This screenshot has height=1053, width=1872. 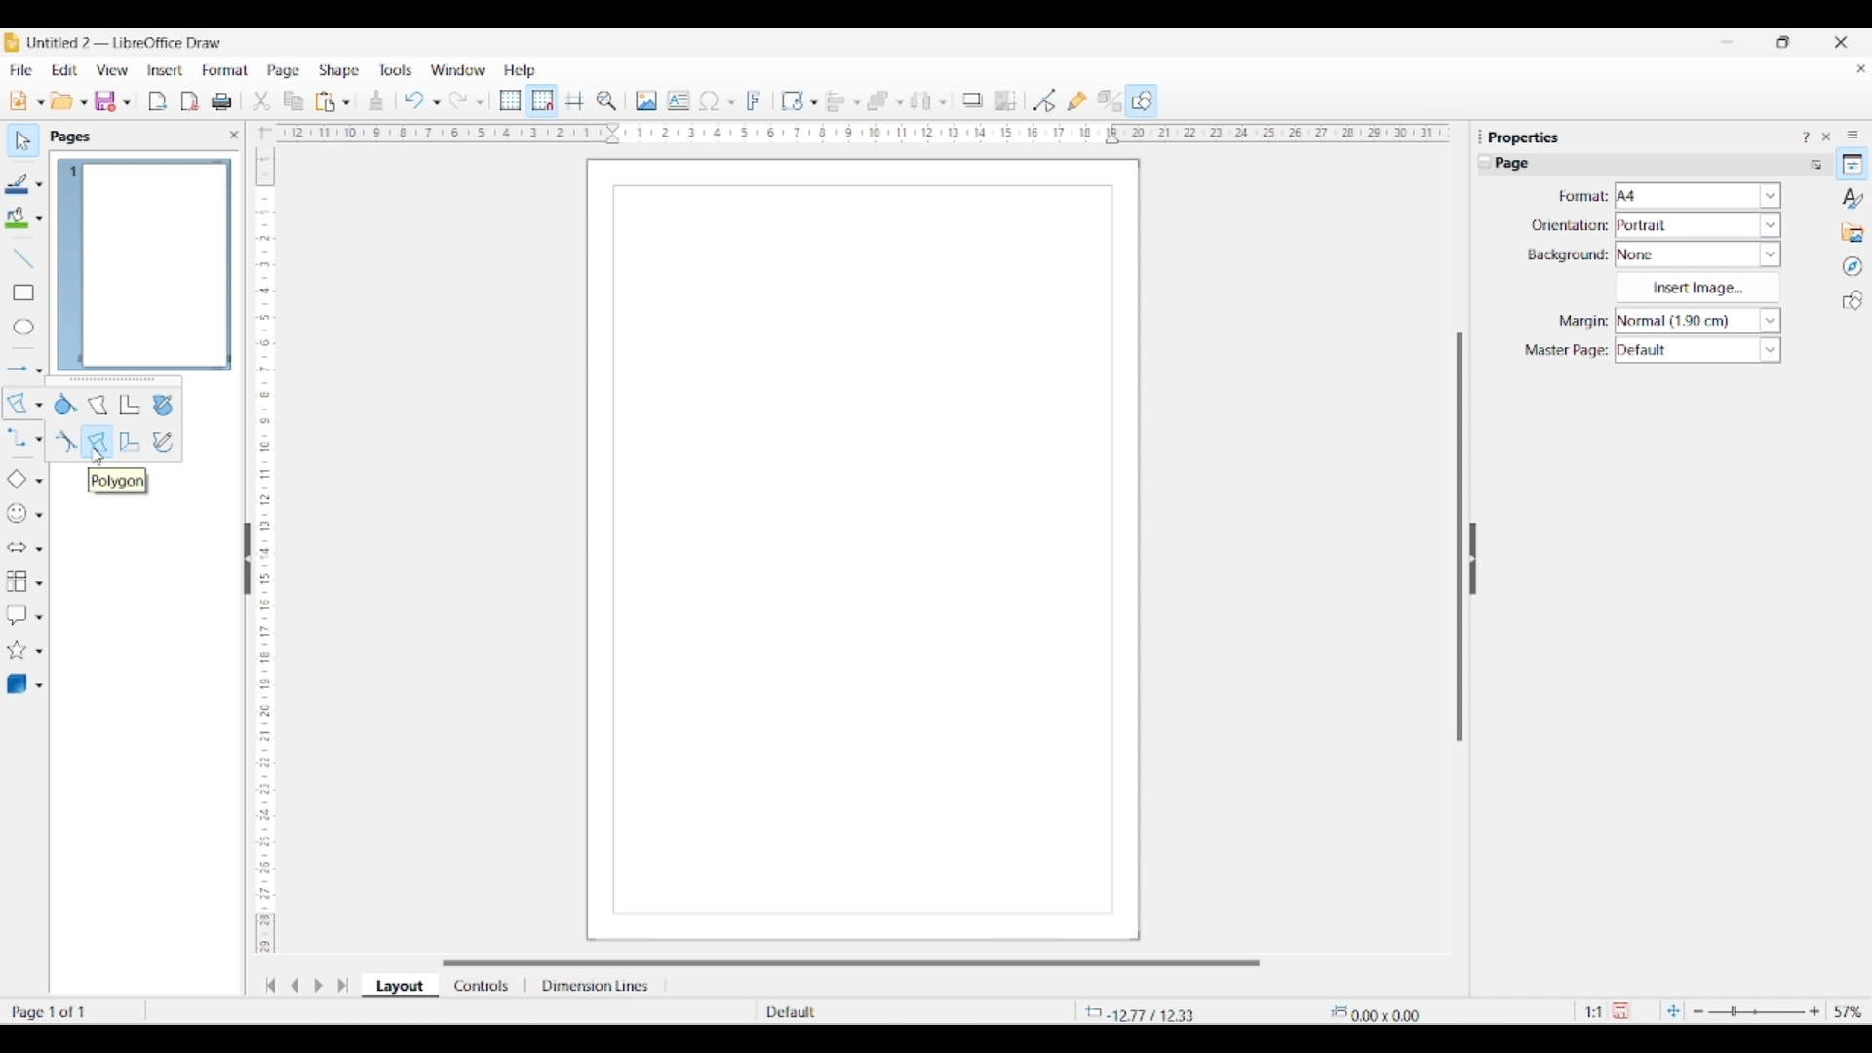 I want to click on Selected connector, so click(x=16, y=436).